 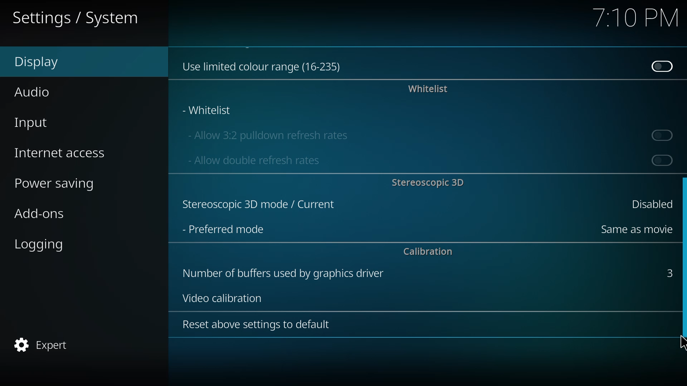 I want to click on input, so click(x=35, y=122).